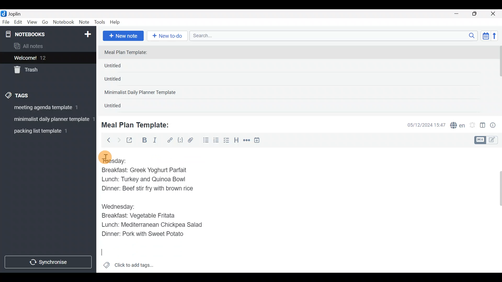 This screenshot has height=282, width=502. Describe the element at coordinates (146, 180) in the screenshot. I see `Lunch: Turkey and Quinoa Bowl` at that location.